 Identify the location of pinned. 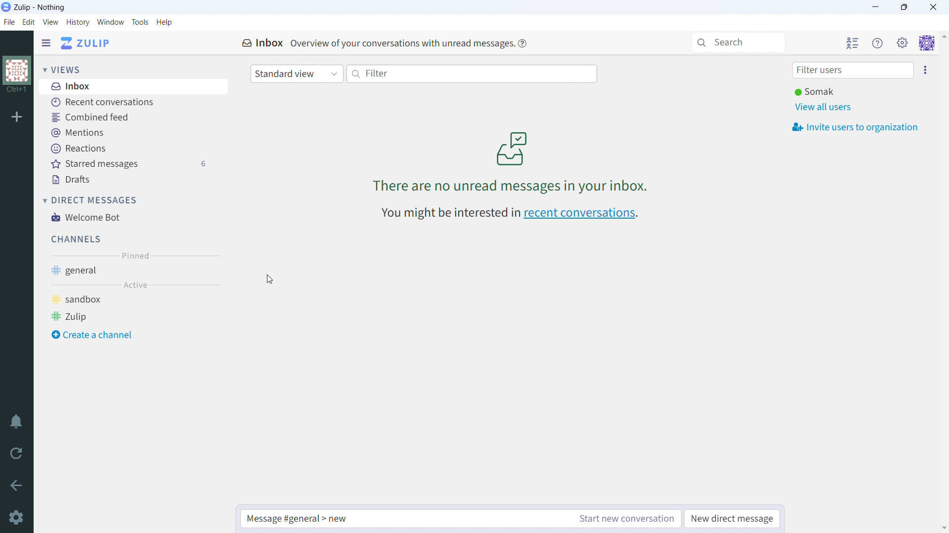
(135, 256).